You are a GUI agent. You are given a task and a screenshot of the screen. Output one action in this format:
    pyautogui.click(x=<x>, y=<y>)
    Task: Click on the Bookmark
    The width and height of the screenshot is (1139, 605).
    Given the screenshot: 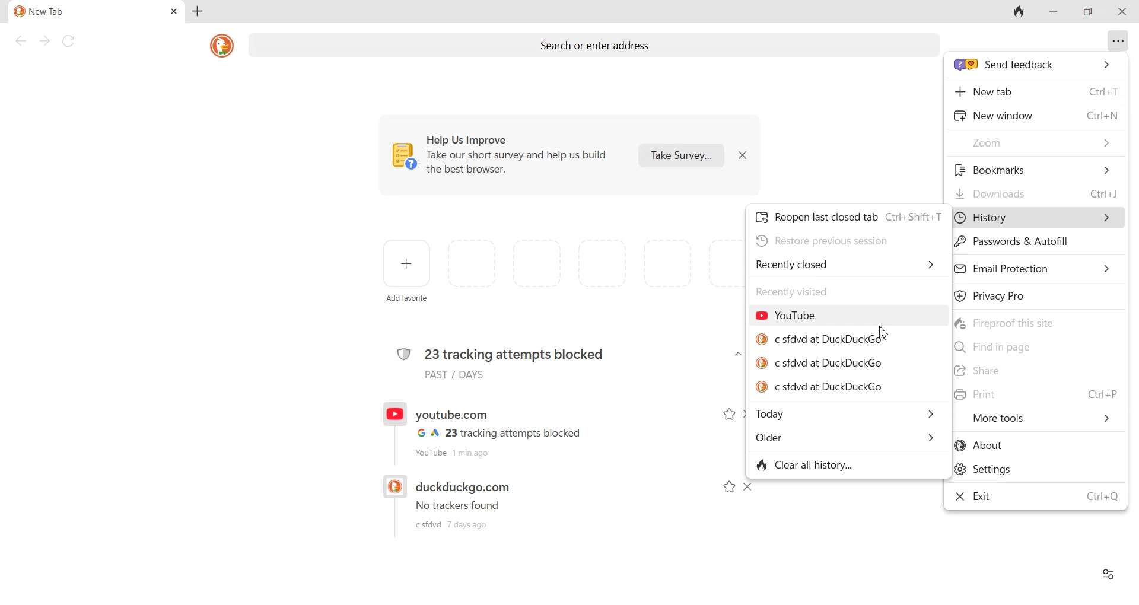 What is the action you would take?
    pyautogui.click(x=1035, y=170)
    